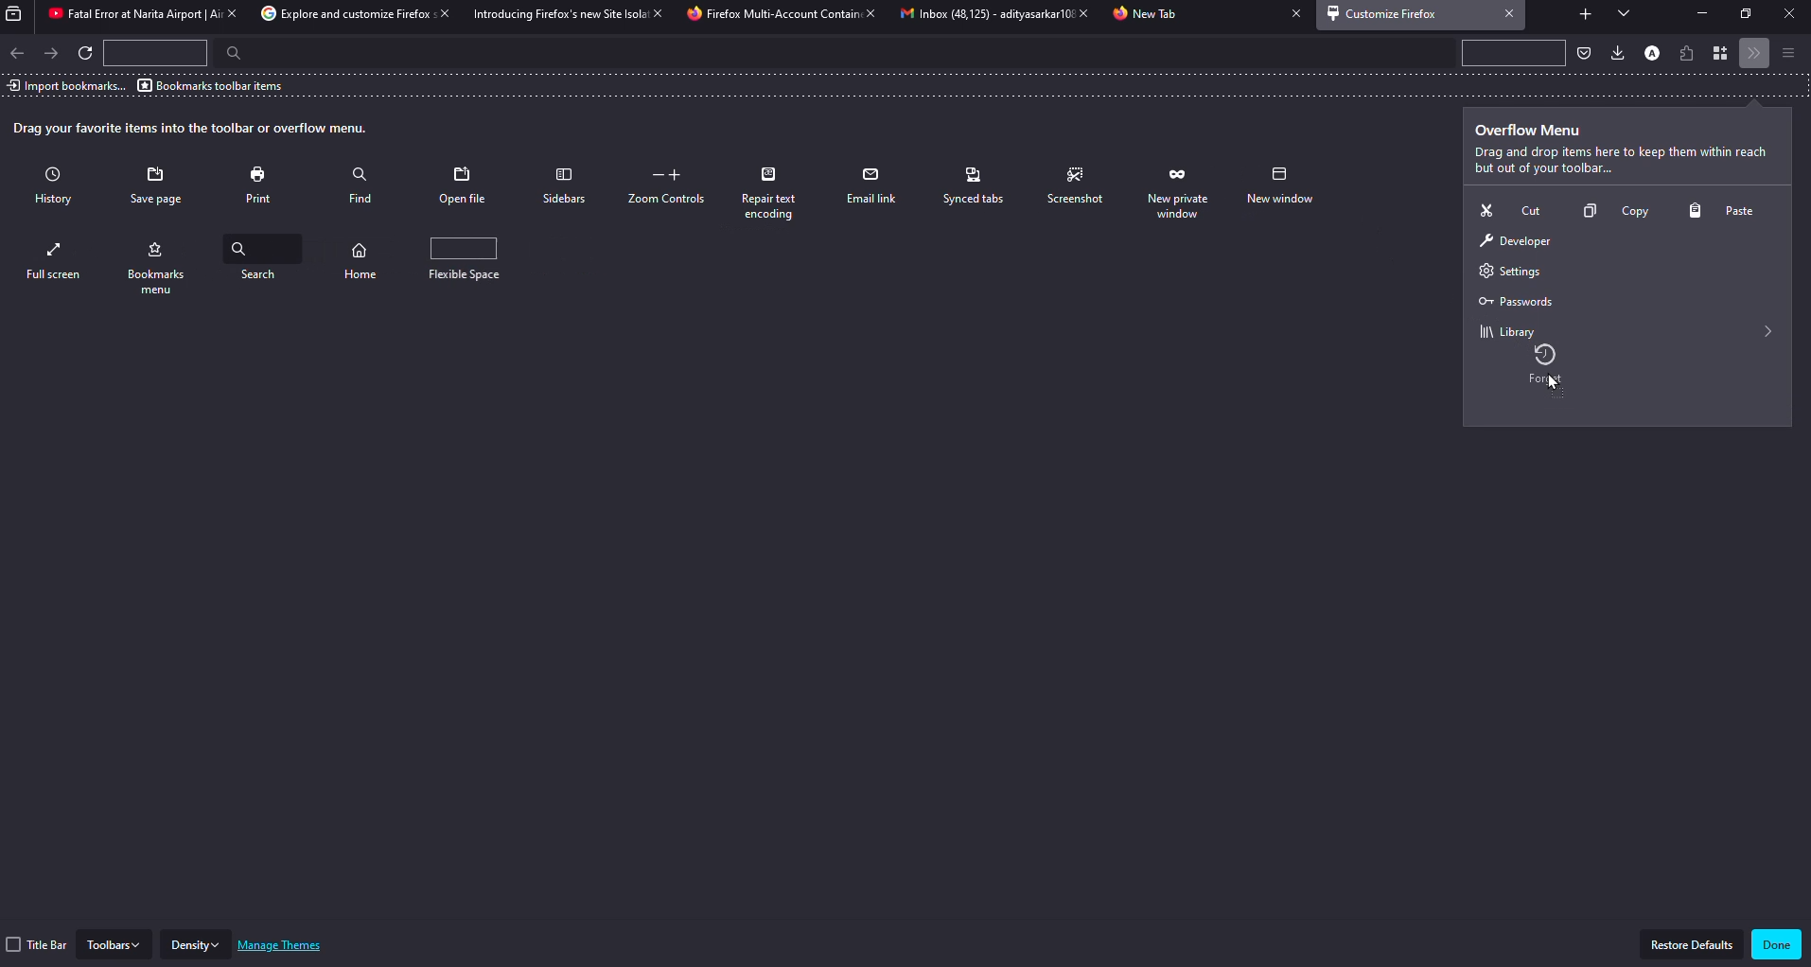 This screenshot has width=1811, height=967. I want to click on paste, so click(1727, 211).